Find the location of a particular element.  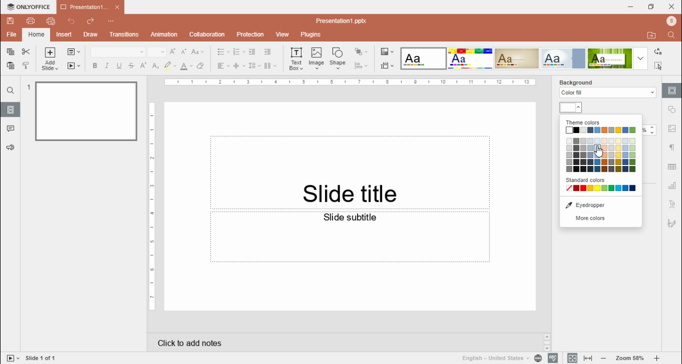

theme 1 is located at coordinates (422, 59).